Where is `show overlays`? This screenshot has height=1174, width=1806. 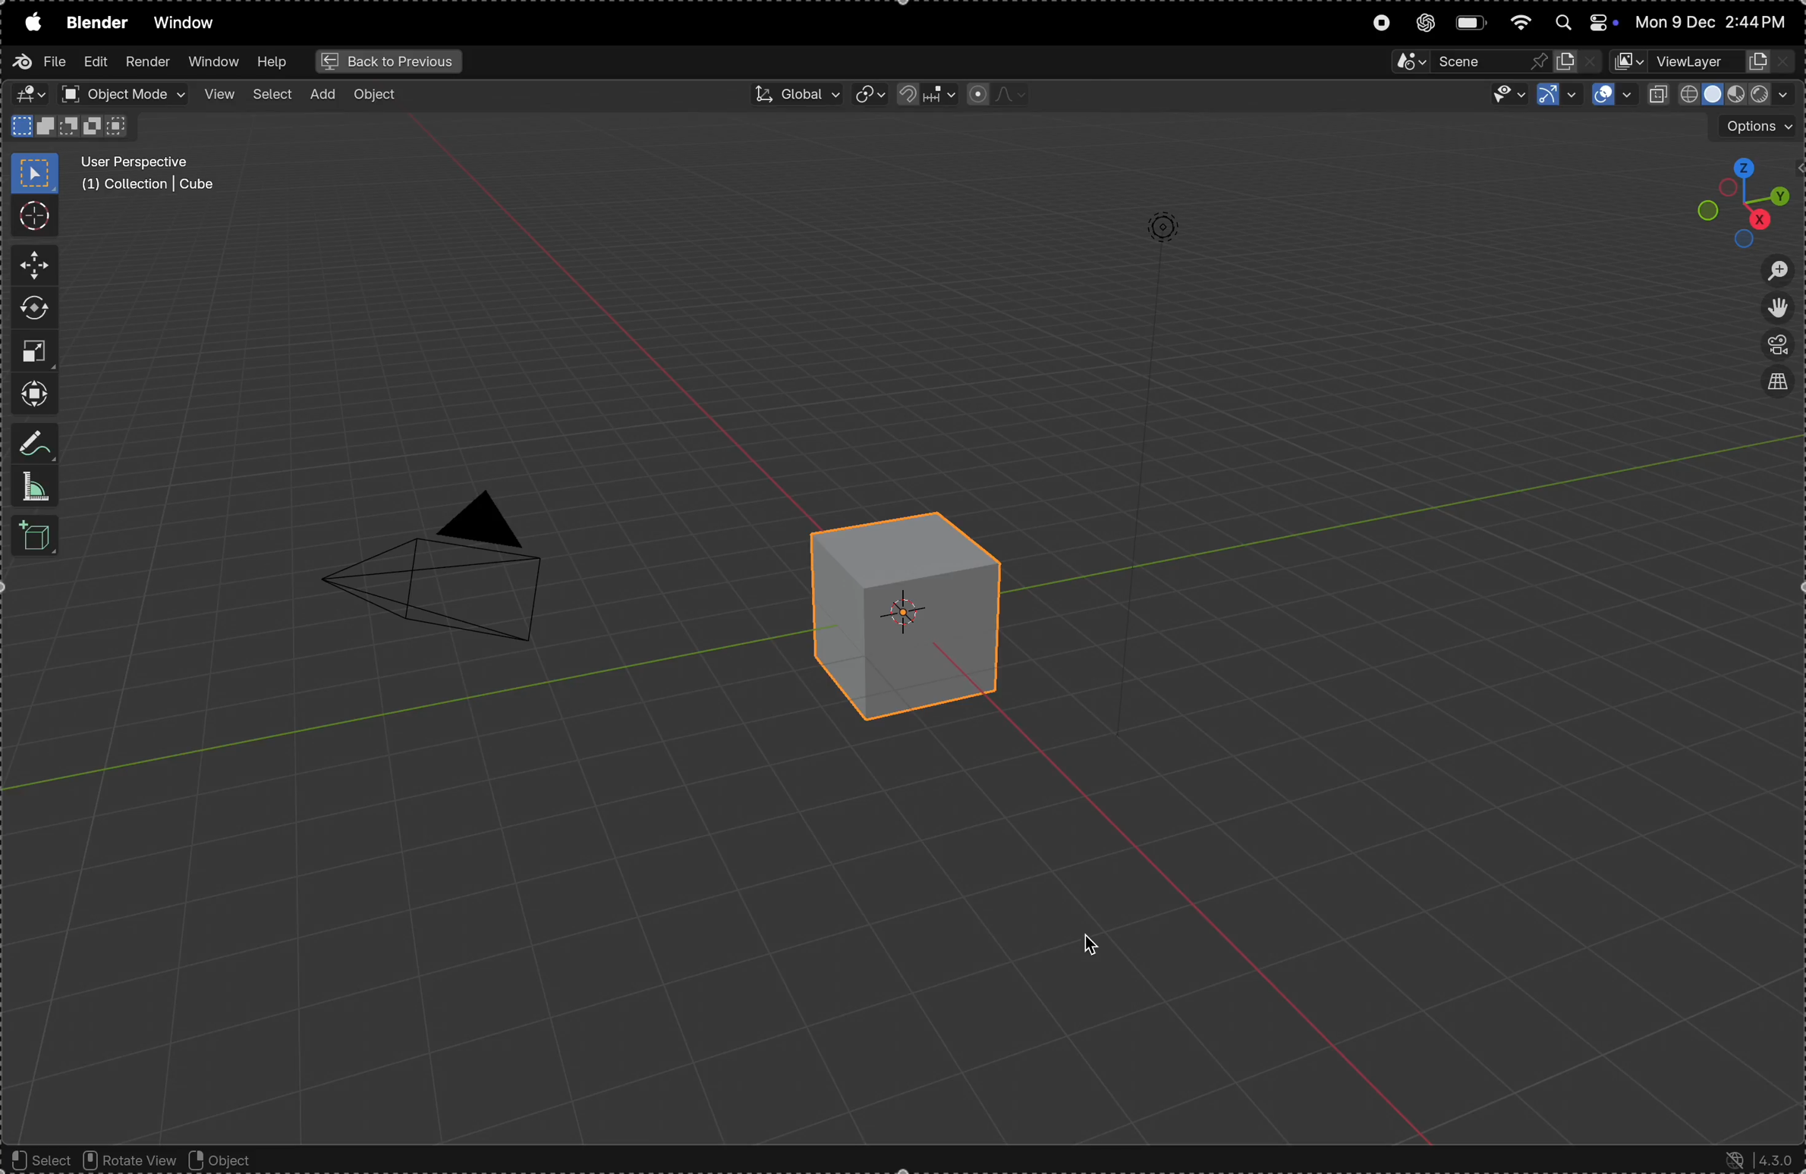
show overlays is located at coordinates (1612, 96).